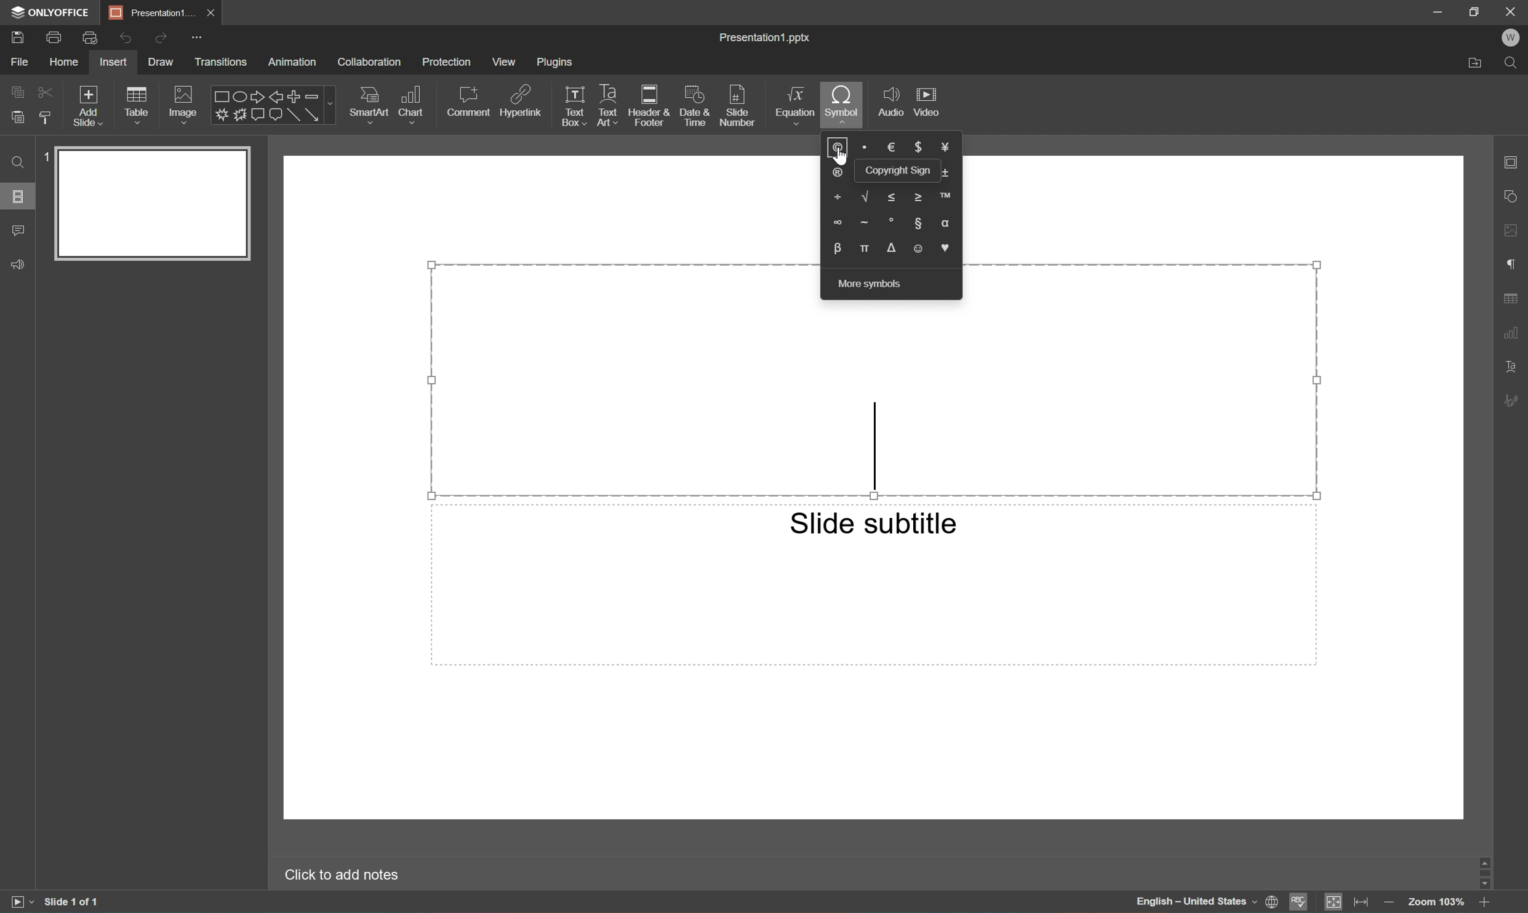  I want to click on SmartArt, so click(372, 104).